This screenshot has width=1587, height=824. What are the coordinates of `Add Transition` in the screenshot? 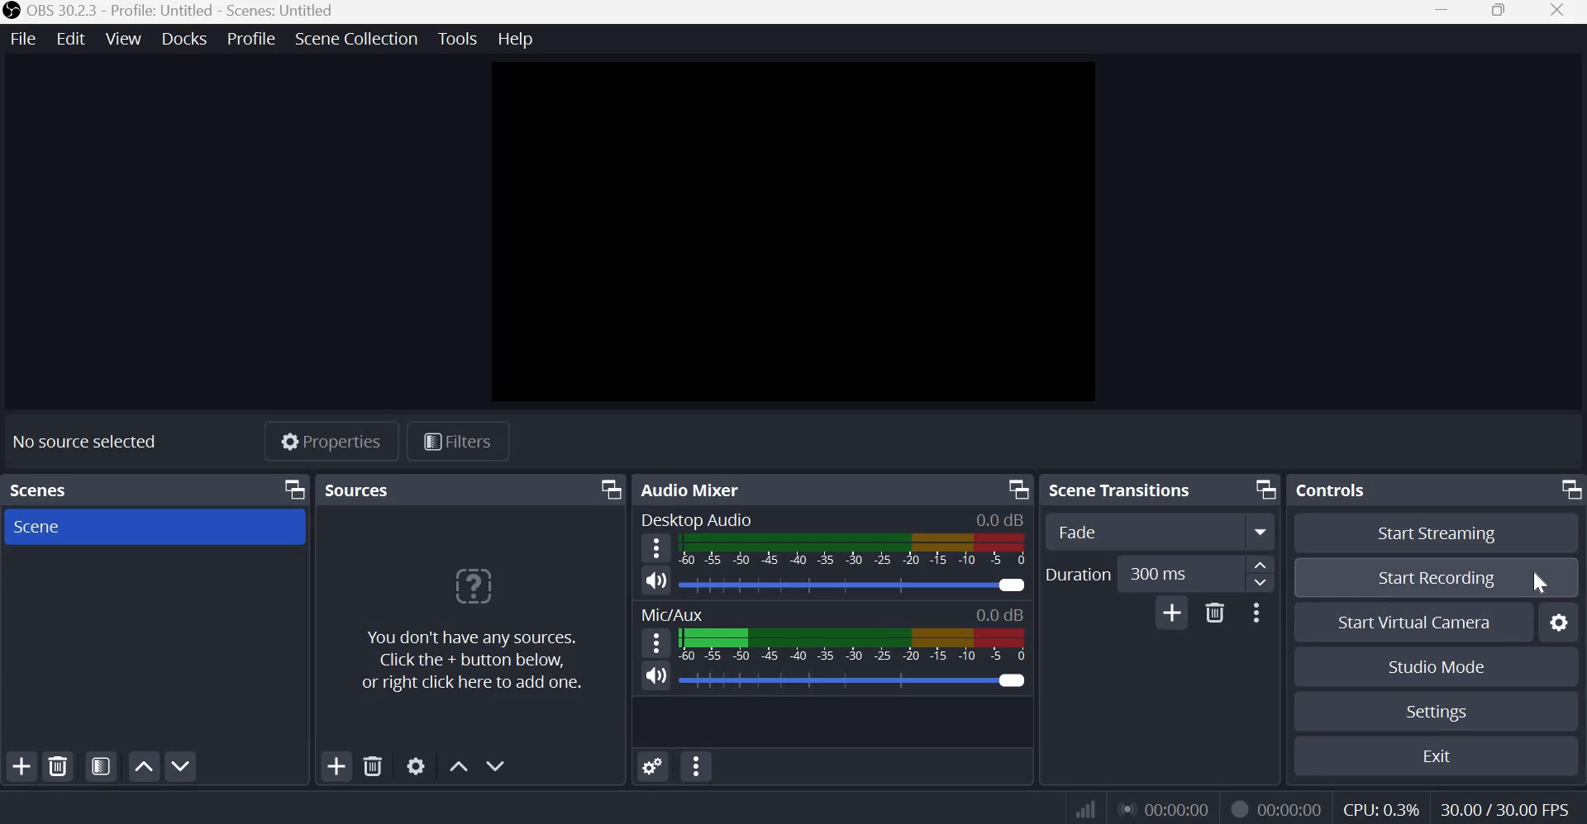 It's located at (1171, 612).